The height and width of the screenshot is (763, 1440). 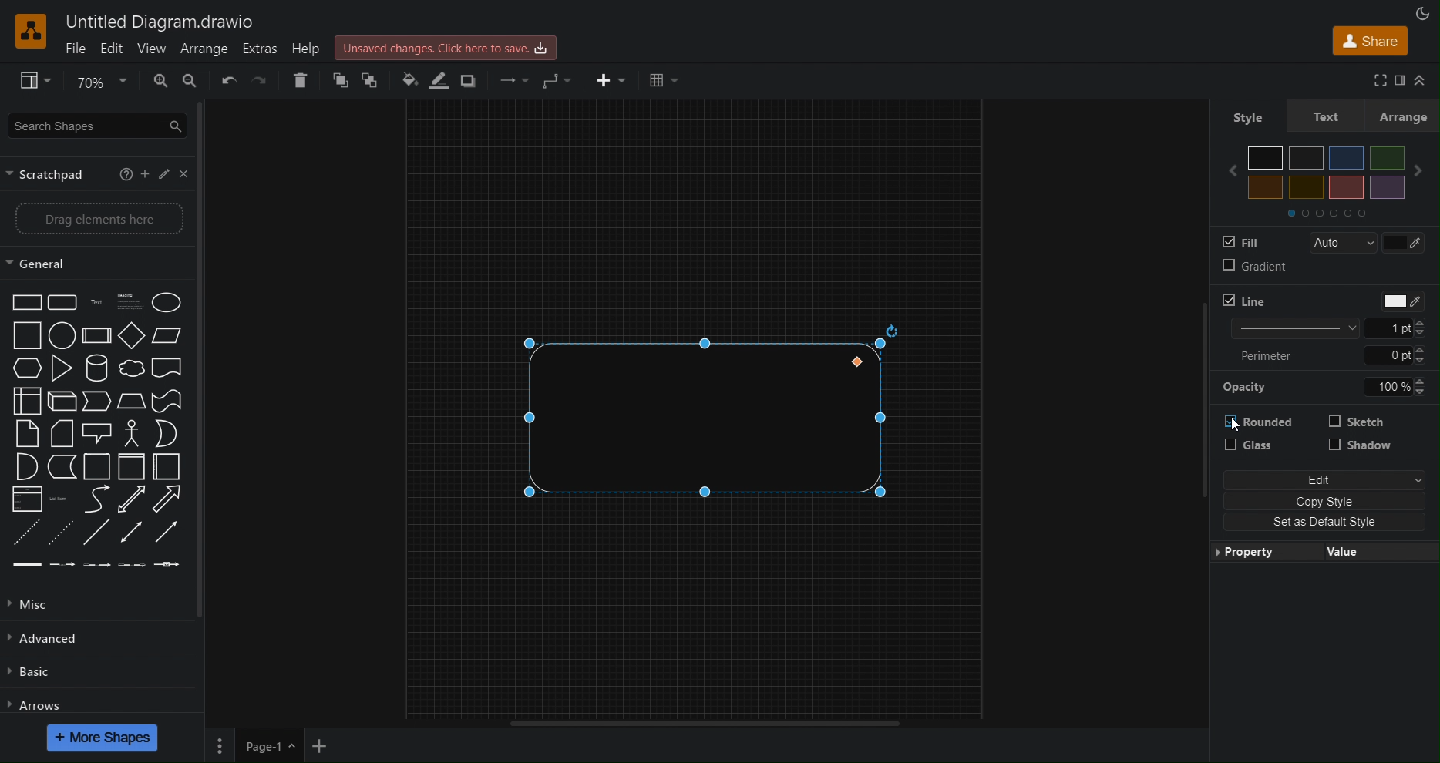 What do you see at coordinates (125, 174) in the screenshot?
I see `question` at bounding box center [125, 174].